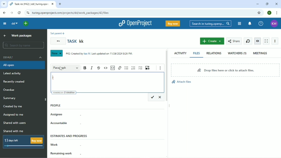  I want to click on Open quick add menu, so click(26, 24).